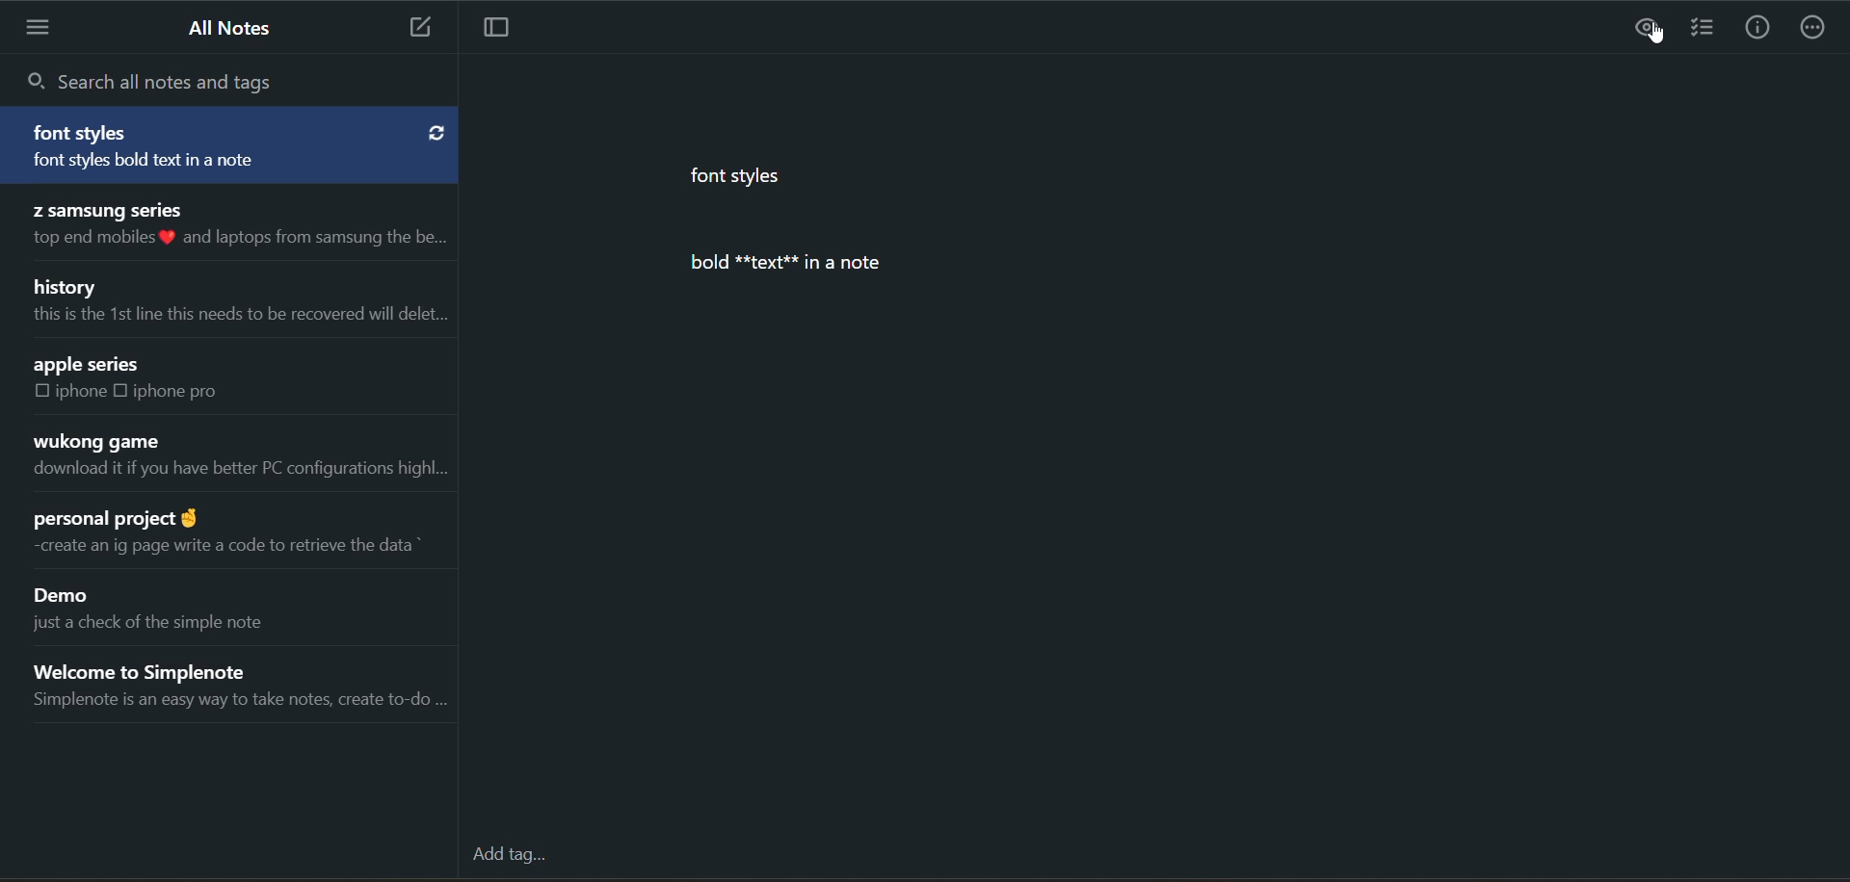  What do you see at coordinates (238, 704) in the screenshot?
I see `Simplenote is an easy way to take notes, create to-do ...` at bounding box center [238, 704].